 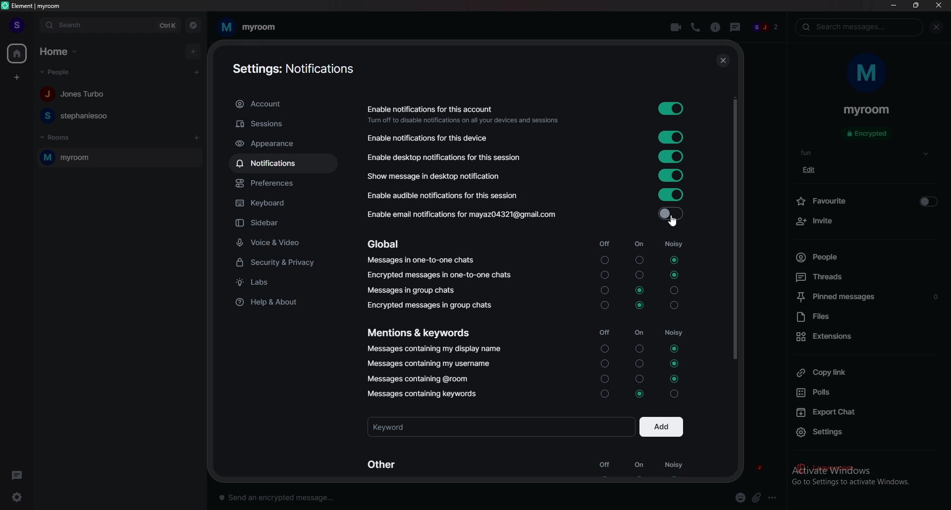 What do you see at coordinates (286, 184) in the screenshot?
I see `preferences` at bounding box center [286, 184].